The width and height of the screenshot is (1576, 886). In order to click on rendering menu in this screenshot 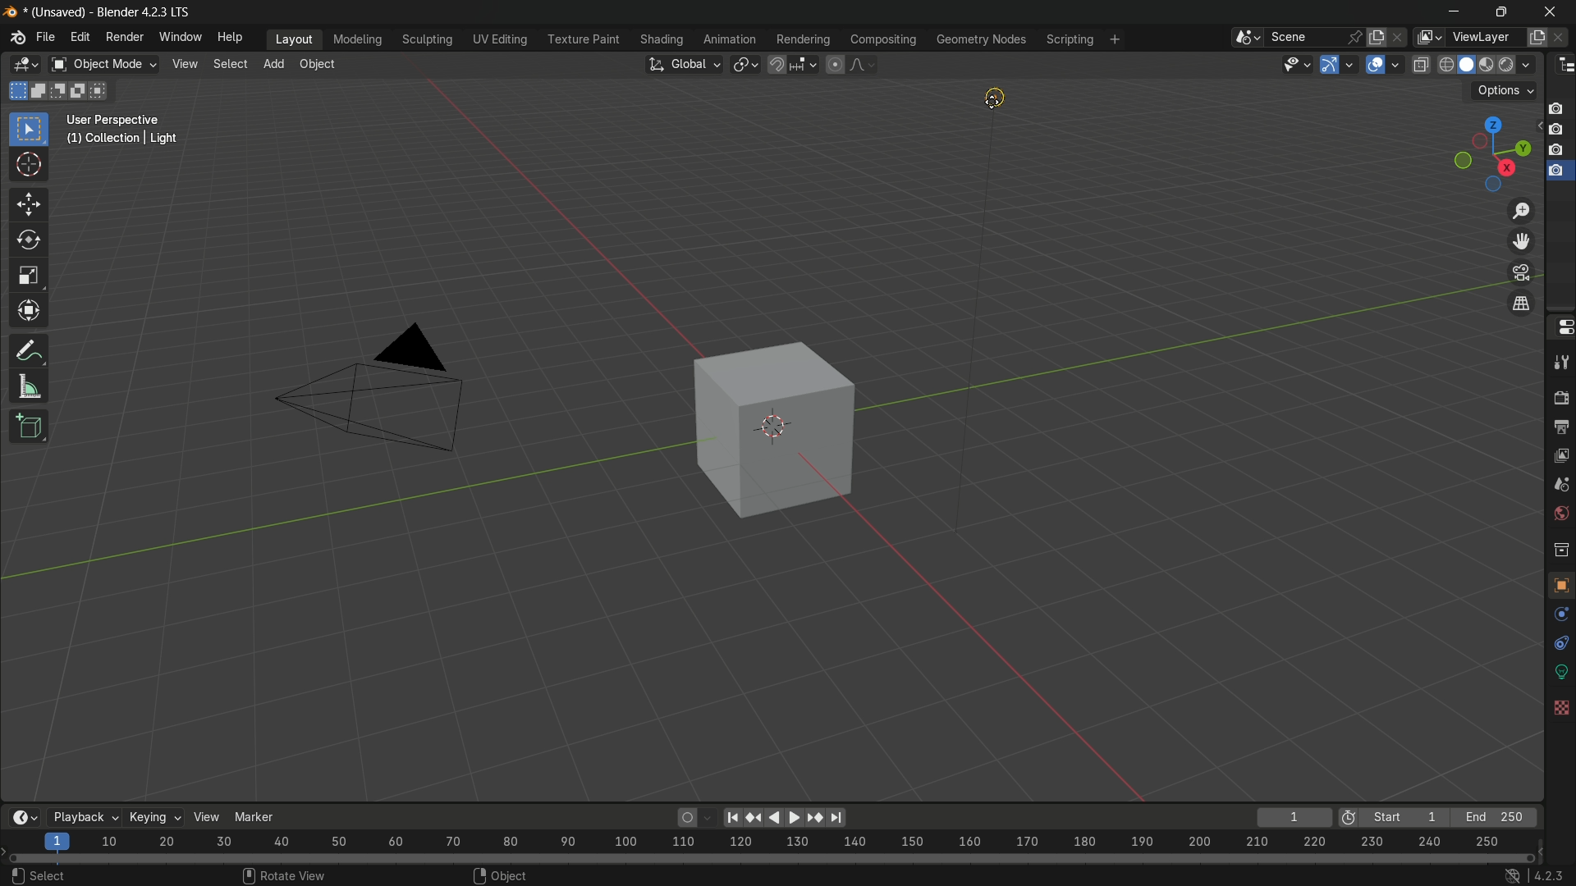, I will do `click(803, 39)`.